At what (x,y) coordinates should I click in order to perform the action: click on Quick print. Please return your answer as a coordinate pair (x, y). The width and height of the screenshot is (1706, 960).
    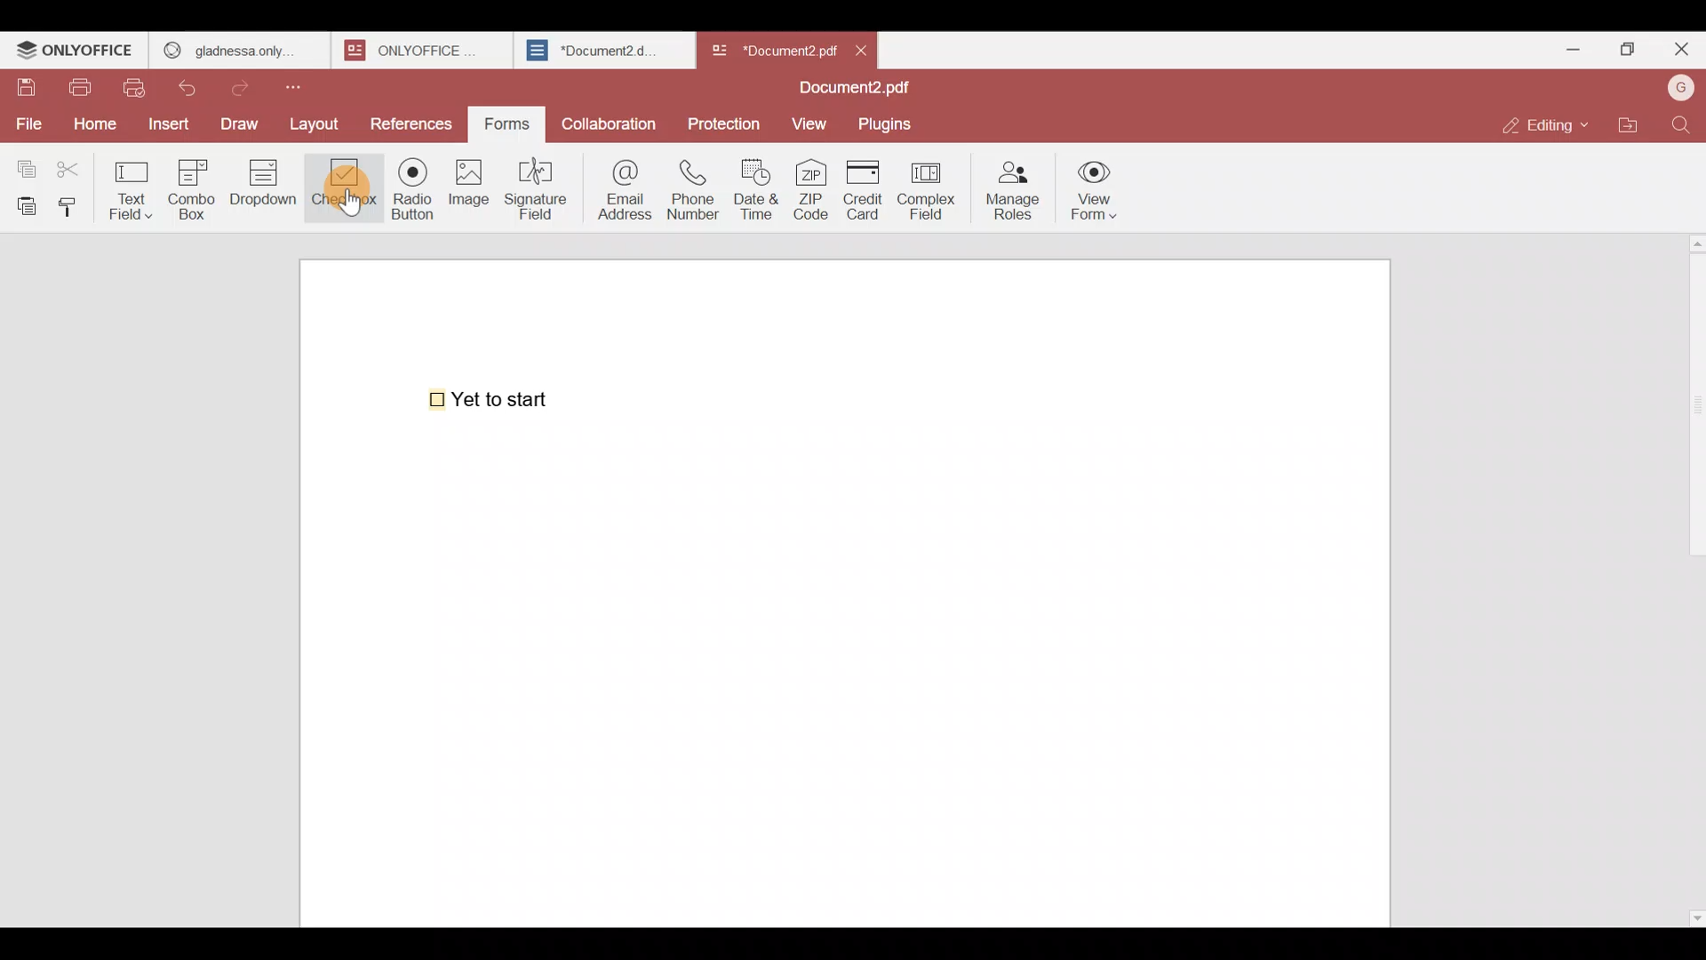
    Looking at the image, I should click on (140, 87).